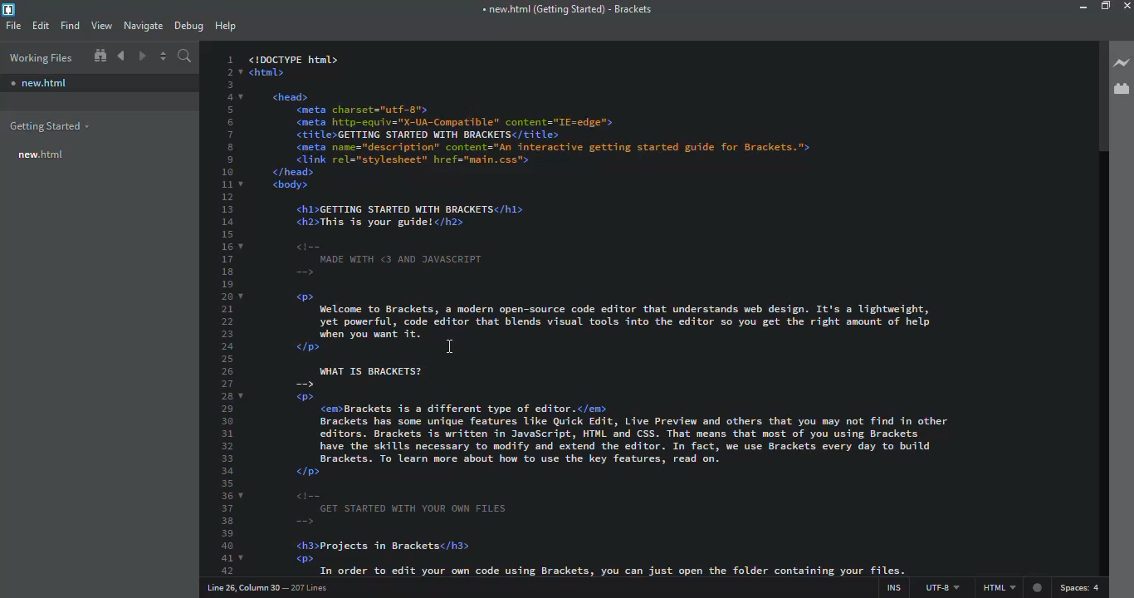 Image resolution: width=1134 pixels, height=598 pixels. Describe the element at coordinates (100, 56) in the screenshot. I see `show in file tree` at that location.